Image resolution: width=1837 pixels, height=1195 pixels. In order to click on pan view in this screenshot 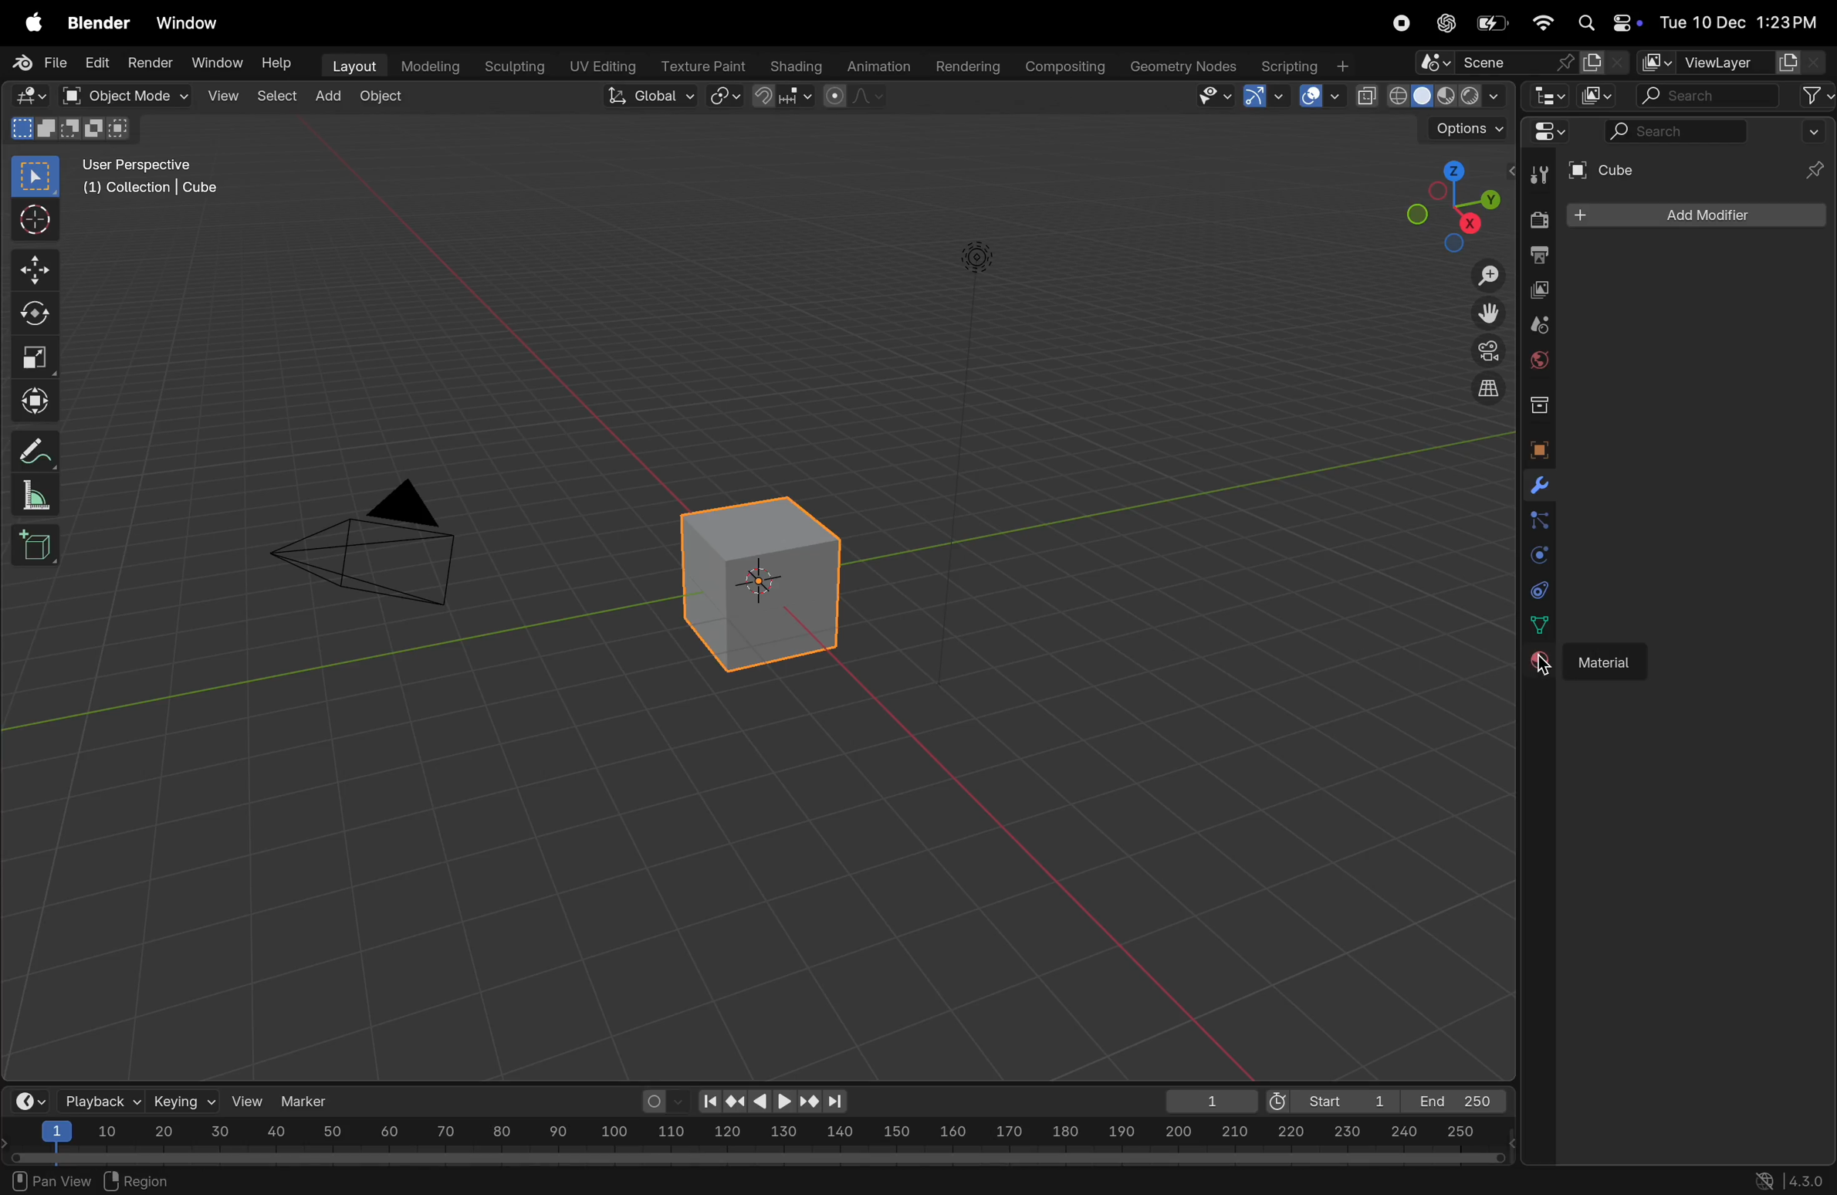, I will do `click(49, 1180)`.